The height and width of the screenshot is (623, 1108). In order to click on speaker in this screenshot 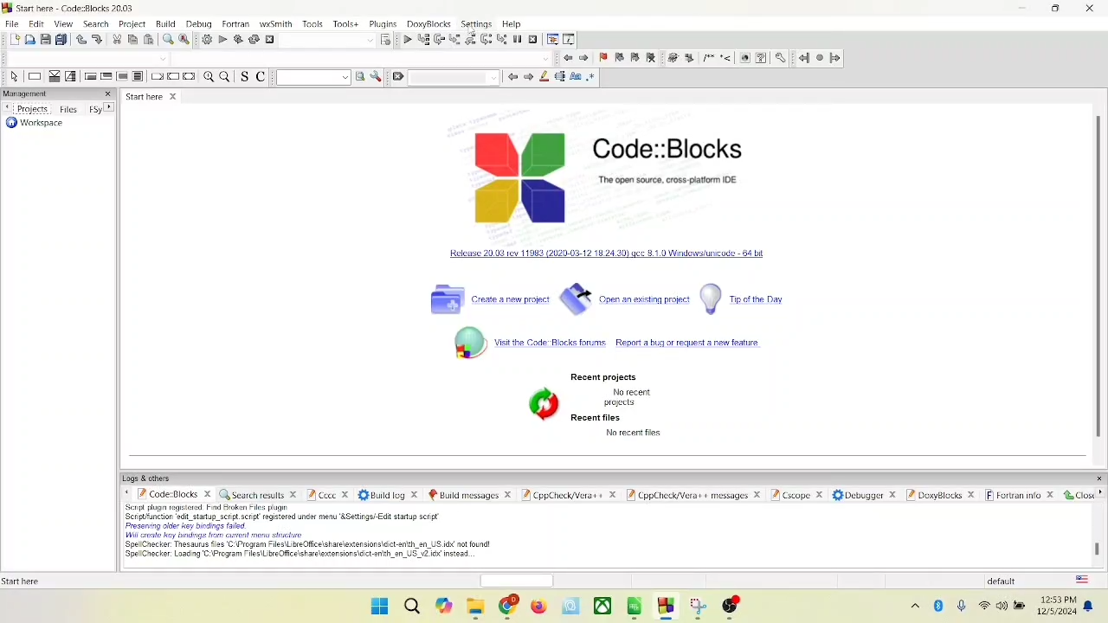, I will do `click(1002, 606)`.